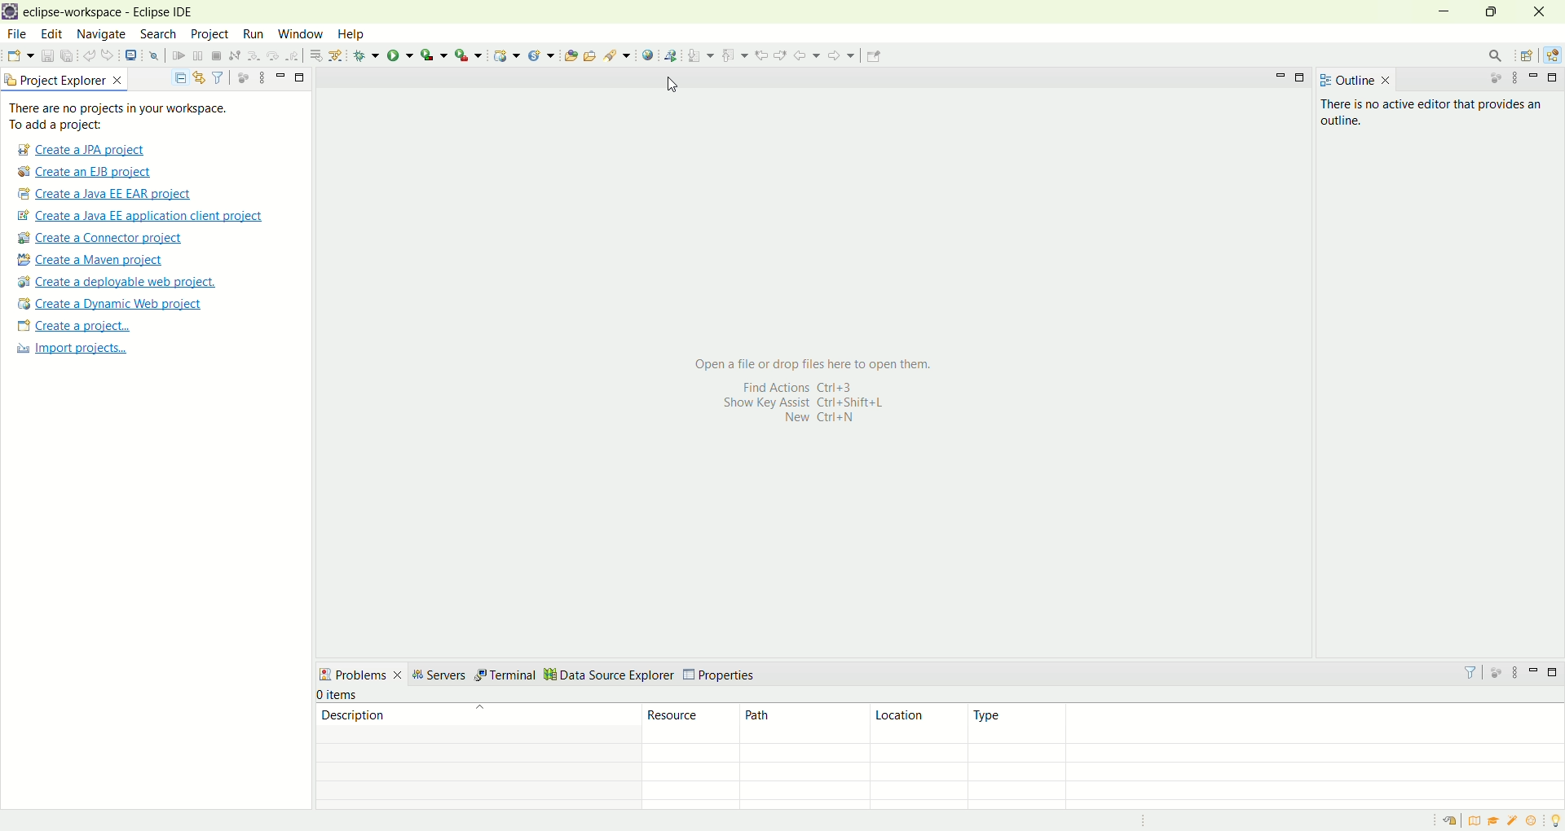 Image resolution: width=1565 pixels, height=831 pixels. Describe the element at coordinates (782, 54) in the screenshot. I see `next edit location` at that location.